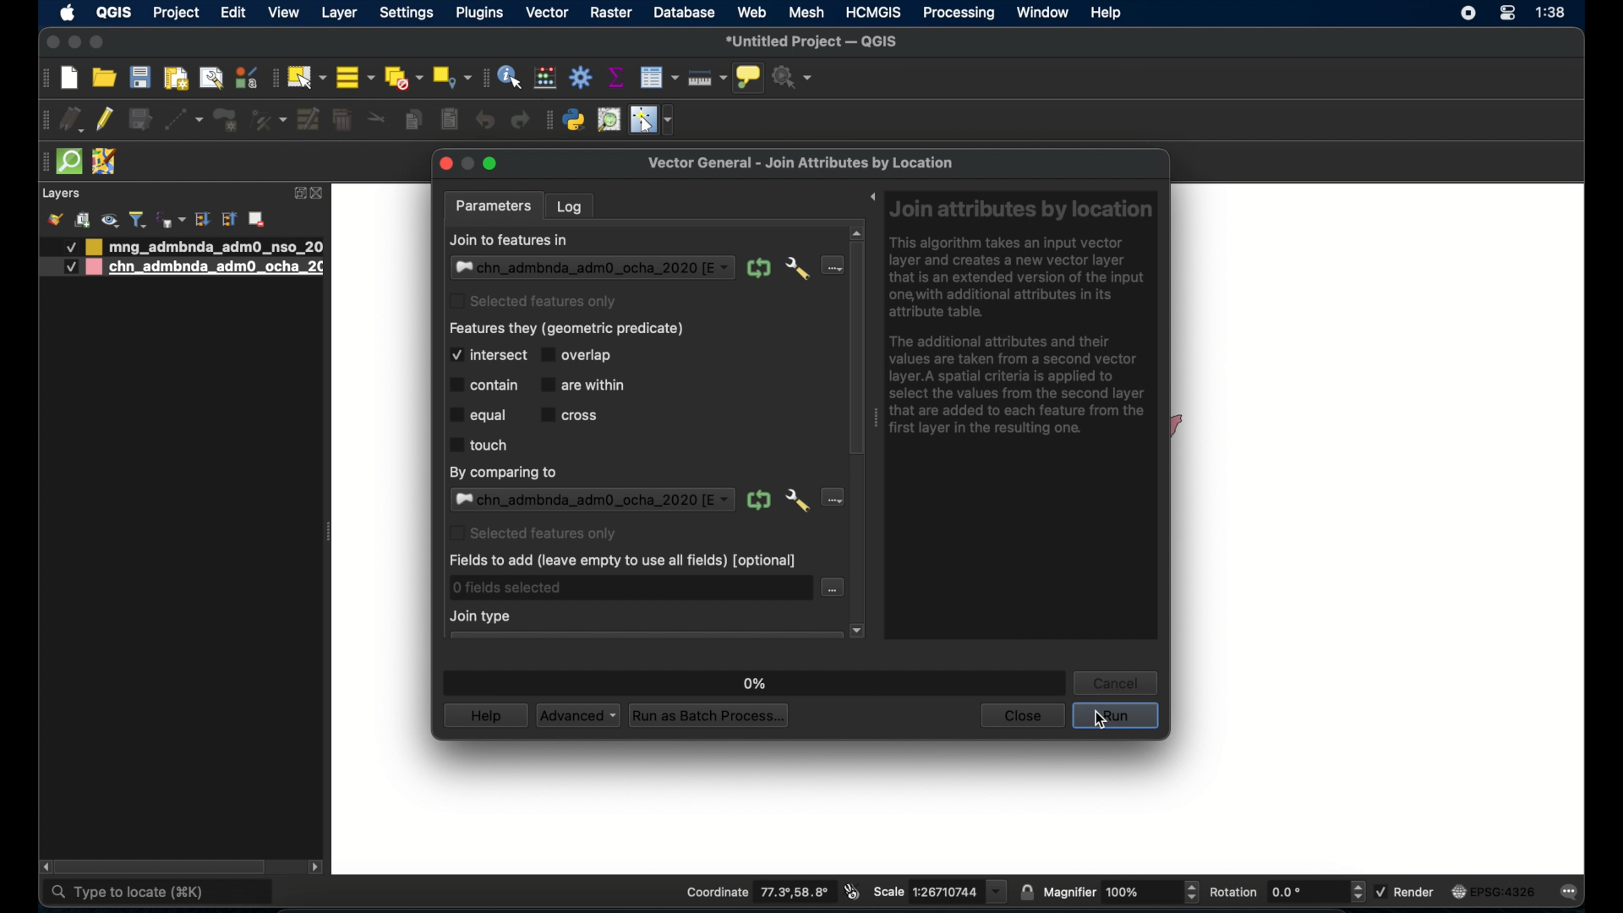 This screenshot has width=1623, height=913. Describe the element at coordinates (483, 77) in the screenshot. I see `attributes toolbar` at that location.